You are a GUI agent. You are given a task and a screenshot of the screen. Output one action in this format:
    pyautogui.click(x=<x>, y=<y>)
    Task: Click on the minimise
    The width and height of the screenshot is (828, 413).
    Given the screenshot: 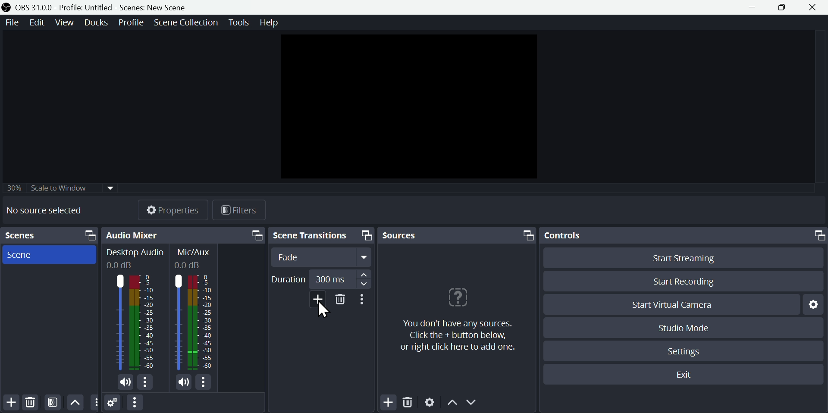 What is the action you would take?
    pyautogui.click(x=755, y=7)
    